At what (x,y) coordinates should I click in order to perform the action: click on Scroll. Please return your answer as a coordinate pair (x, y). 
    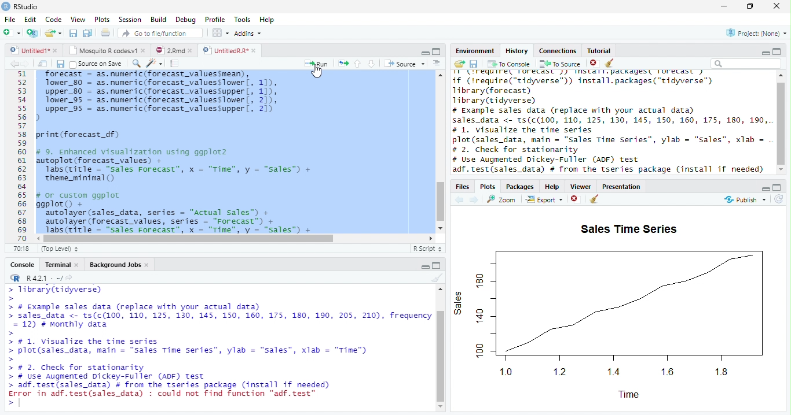
    Looking at the image, I should click on (781, 123).